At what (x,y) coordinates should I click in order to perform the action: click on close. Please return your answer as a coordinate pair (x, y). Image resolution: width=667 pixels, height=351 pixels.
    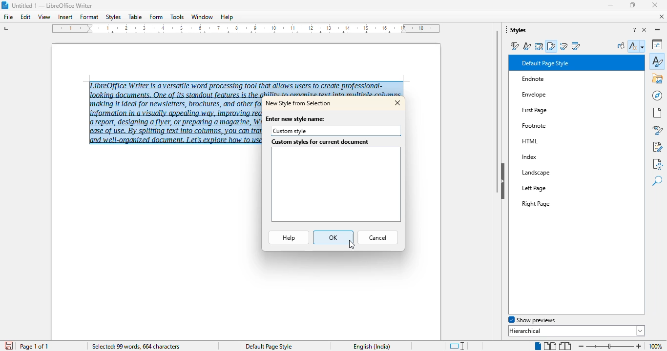
    Looking at the image, I should click on (397, 102).